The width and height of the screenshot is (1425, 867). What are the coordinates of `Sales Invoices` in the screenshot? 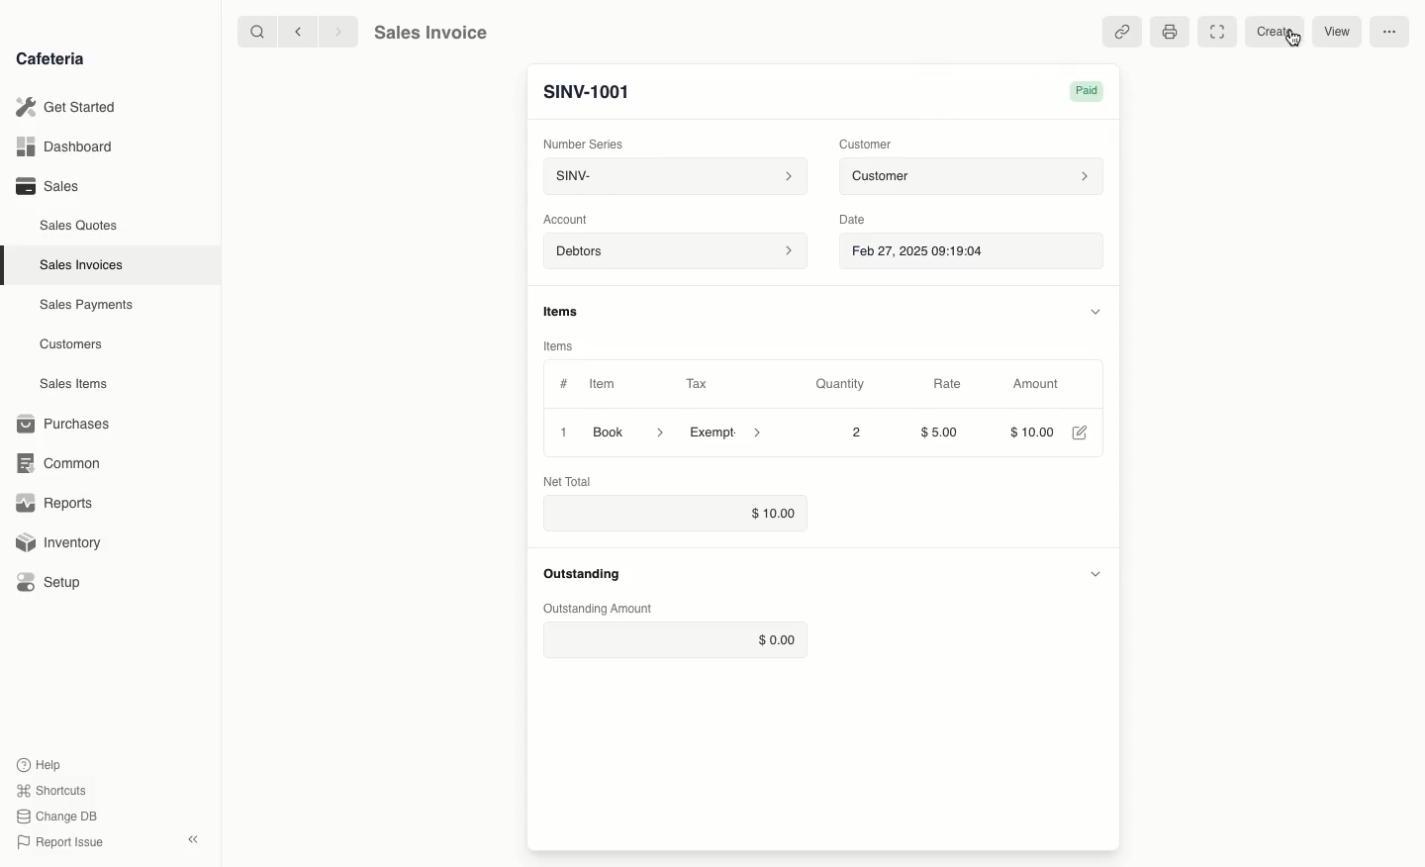 It's located at (81, 266).